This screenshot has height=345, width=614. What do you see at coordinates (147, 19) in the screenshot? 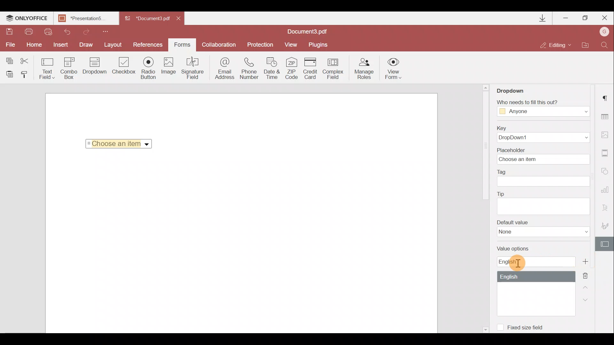
I see `Document3.pdf` at bounding box center [147, 19].